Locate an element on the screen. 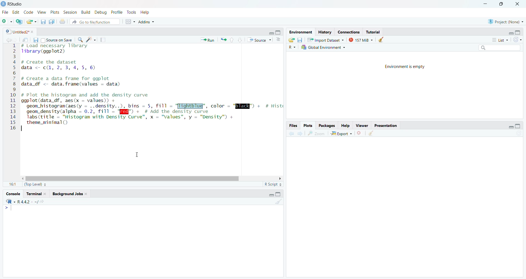 This screenshot has height=279, width=526. View is located at coordinates (41, 12).